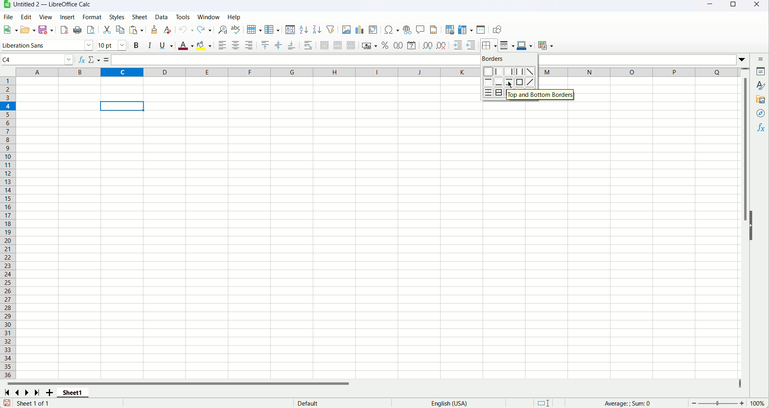  What do you see at coordinates (746, 225) in the screenshot?
I see `Vertical scroll bar` at bounding box center [746, 225].